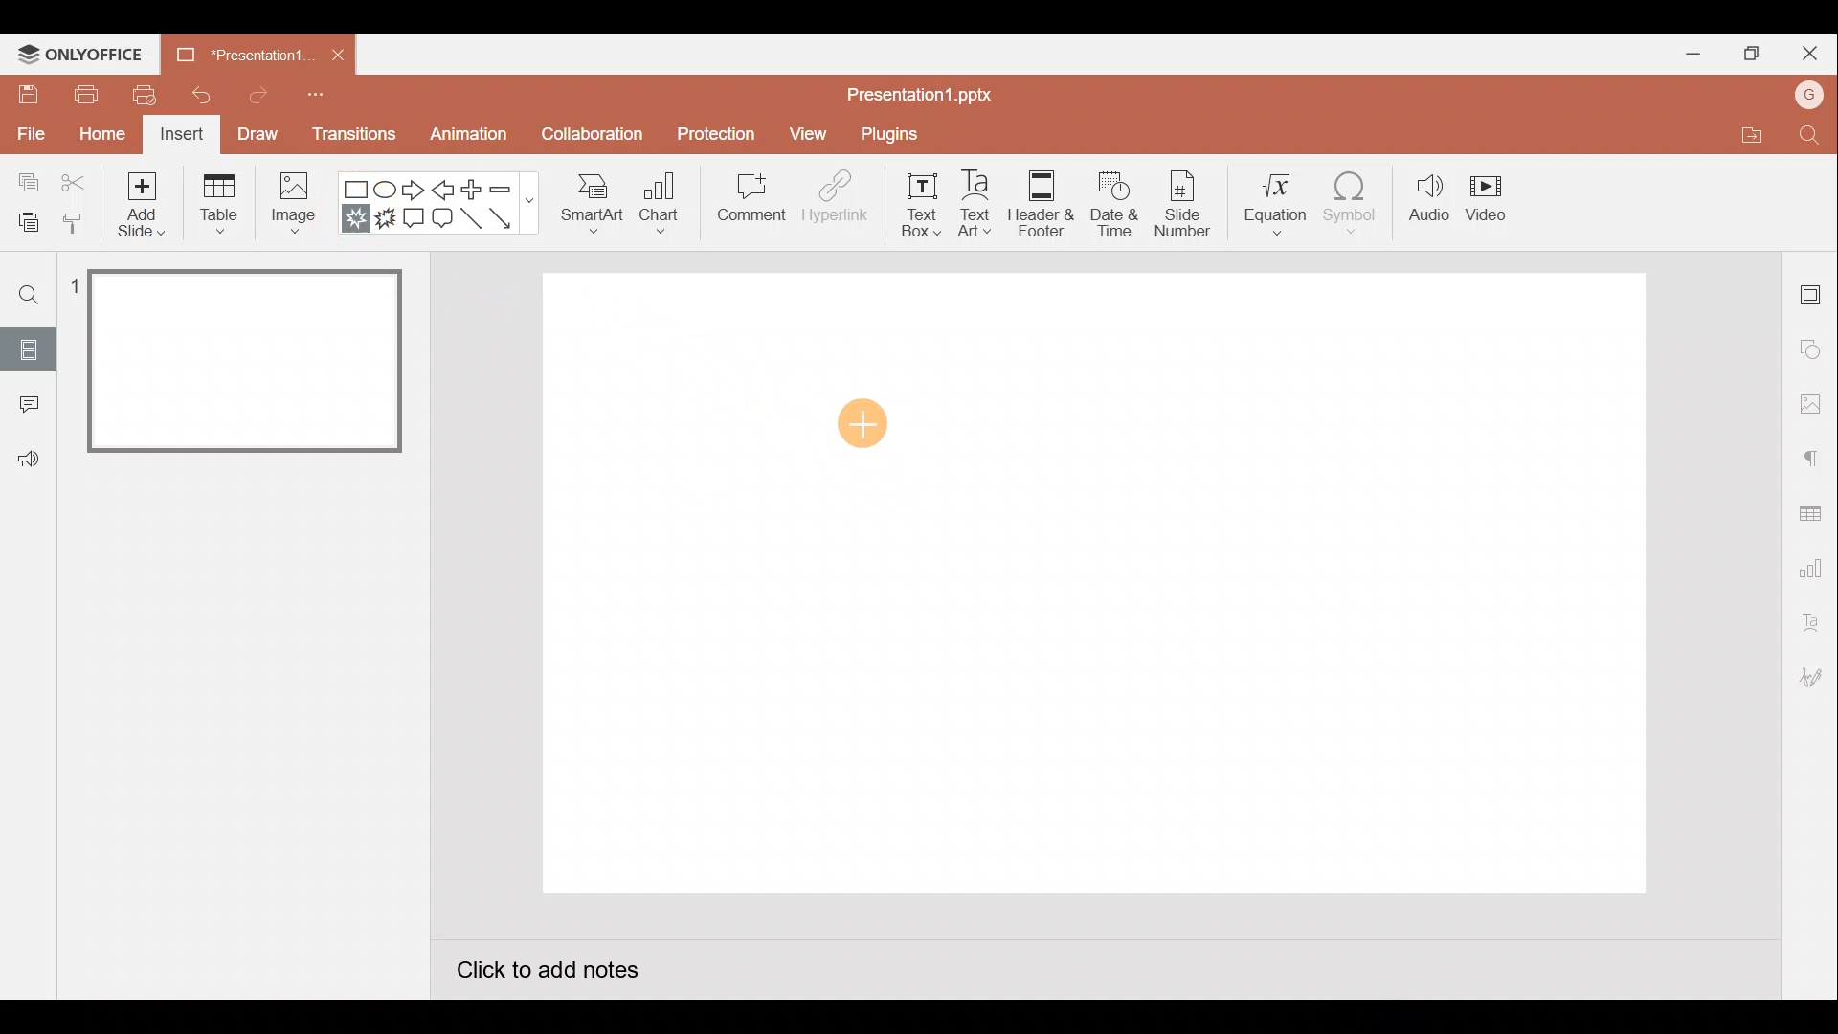 This screenshot has width=1838, height=1034. What do you see at coordinates (1810, 92) in the screenshot?
I see `G` at bounding box center [1810, 92].